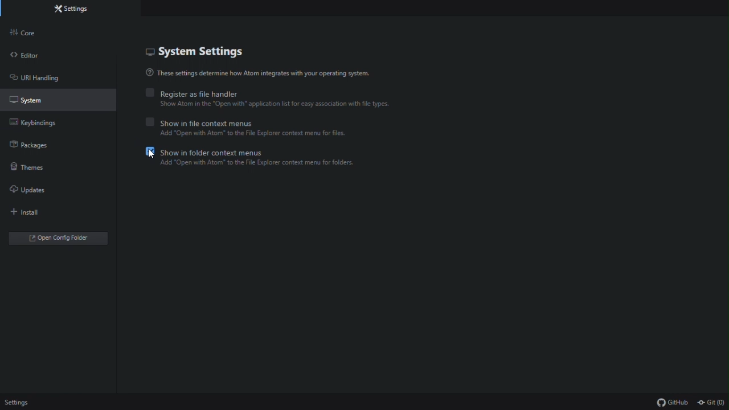  Describe the element at coordinates (282, 105) in the screenshot. I see `‘Show Atom in the “Open with" application list for easy association with file types.` at that location.